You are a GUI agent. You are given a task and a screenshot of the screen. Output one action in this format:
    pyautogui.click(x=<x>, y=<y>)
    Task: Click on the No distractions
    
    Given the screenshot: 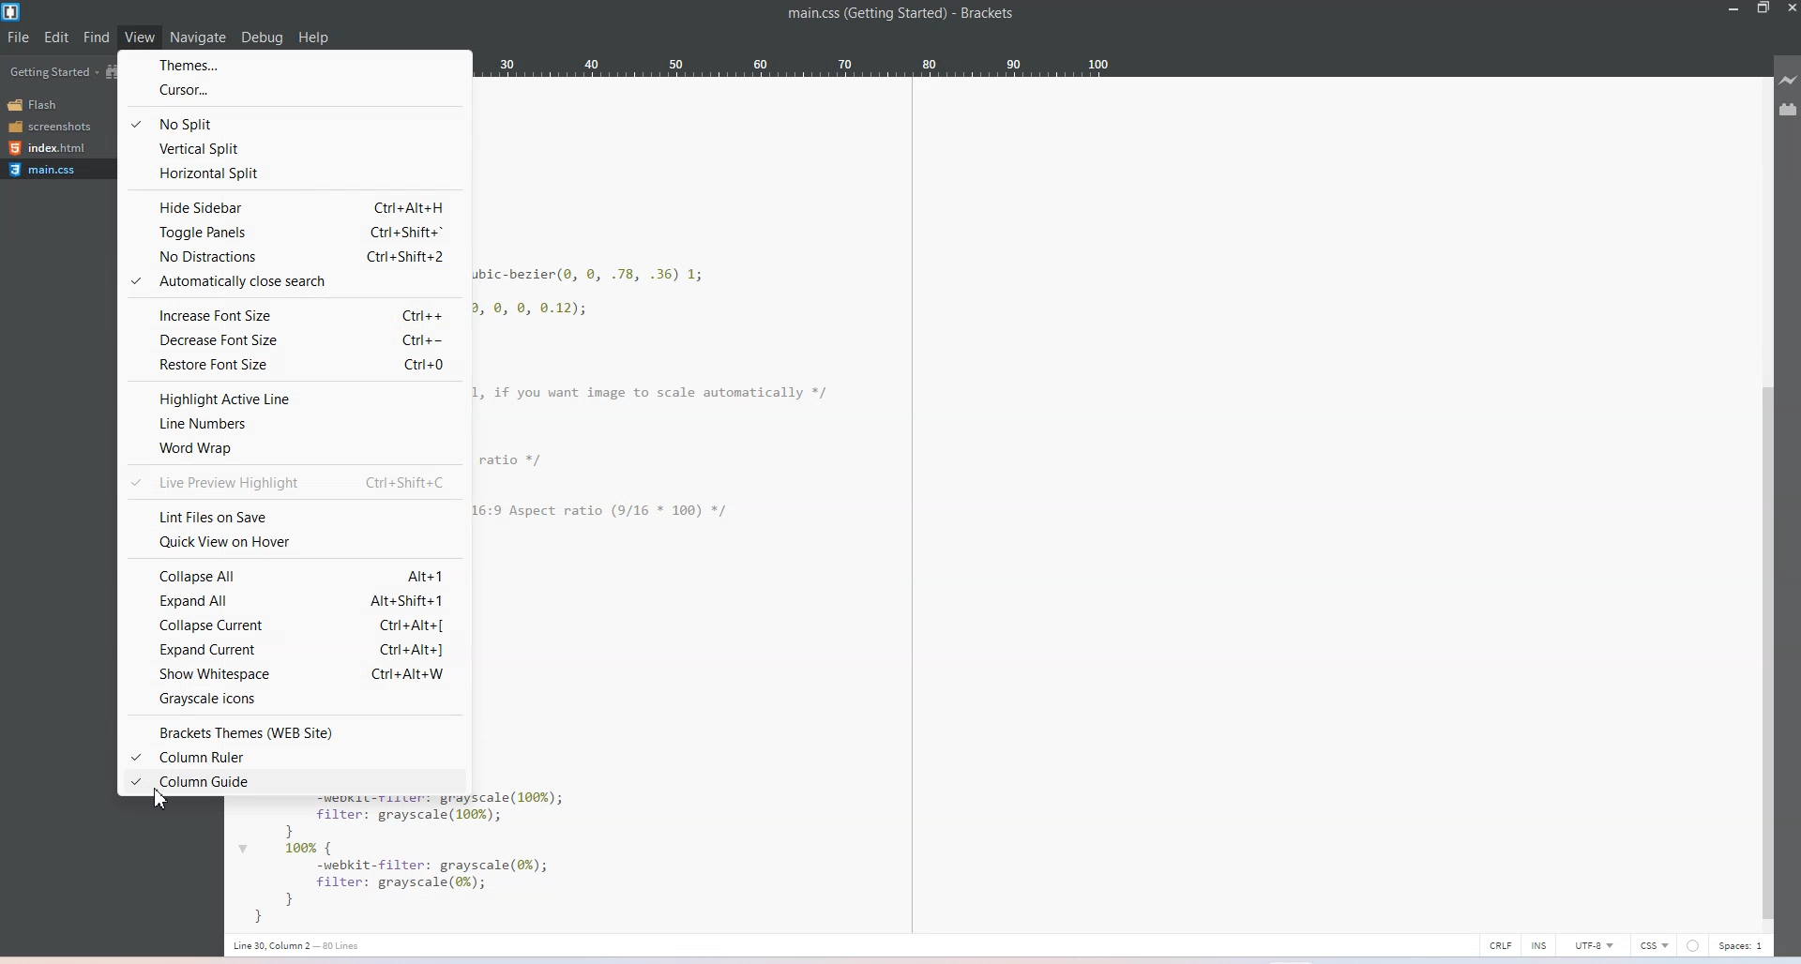 What is the action you would take?
    pyautogui.click(x=292, y=256)
    